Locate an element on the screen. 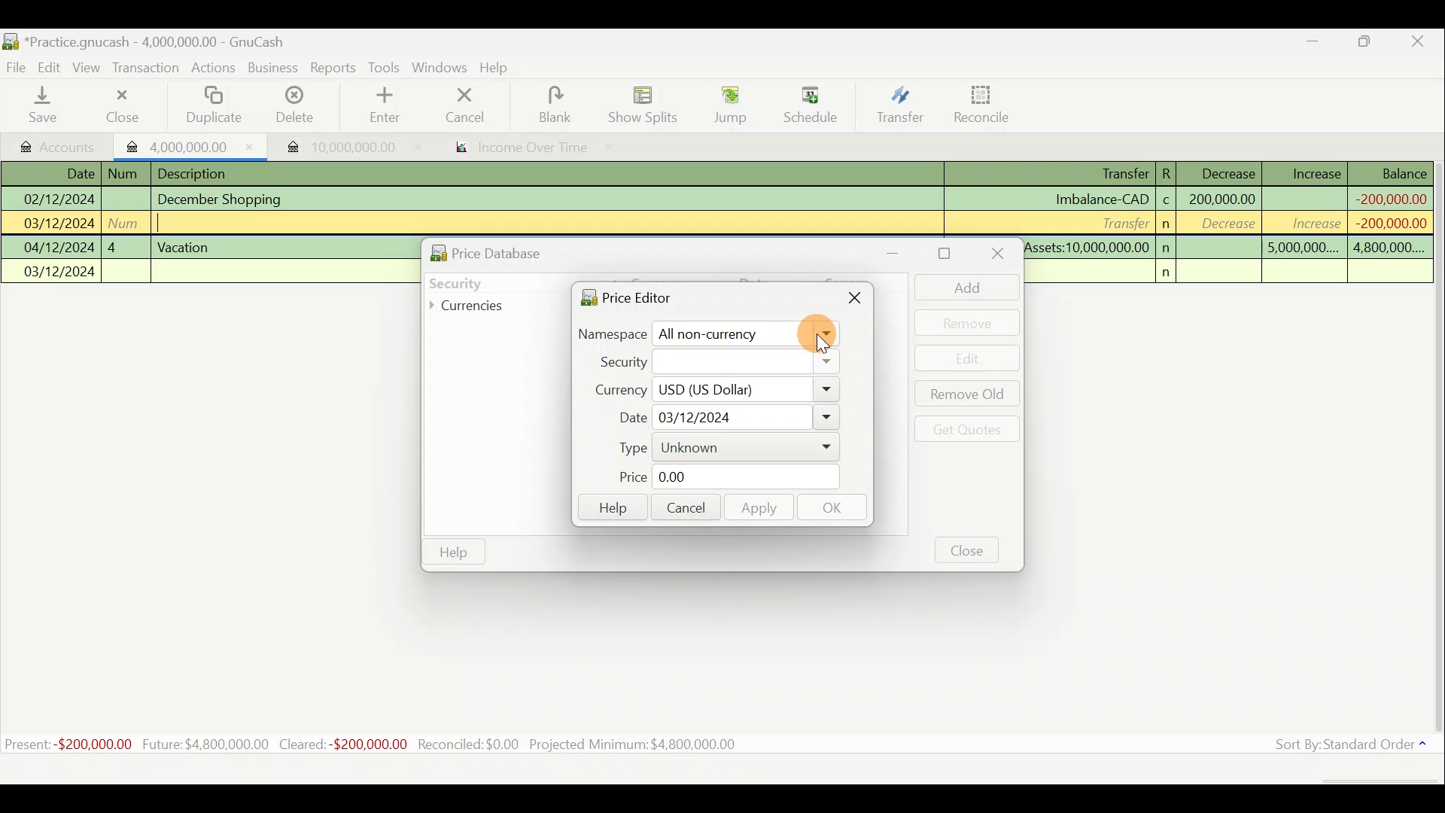 The image size is (1445, 813). Imbalance-CAD is located at coordinates (1101, 199).